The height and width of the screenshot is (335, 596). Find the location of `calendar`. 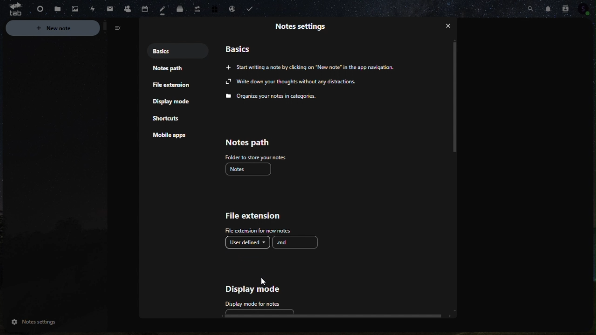

calendar is located at coordinates (144, 7).